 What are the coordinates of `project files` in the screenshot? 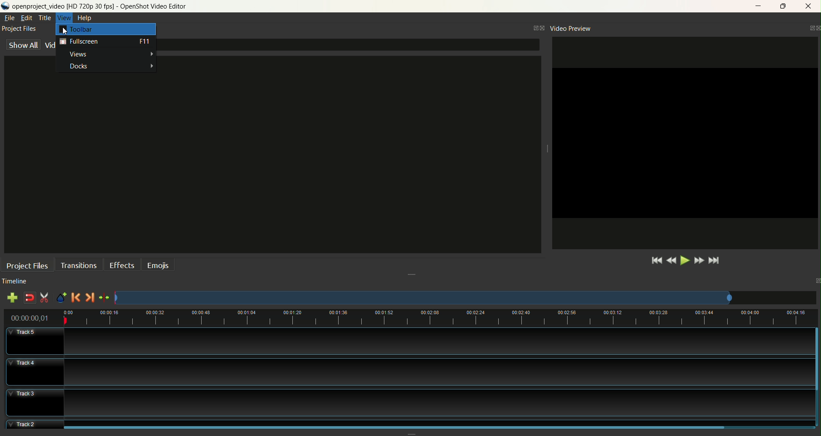 It's located at (20, 29).